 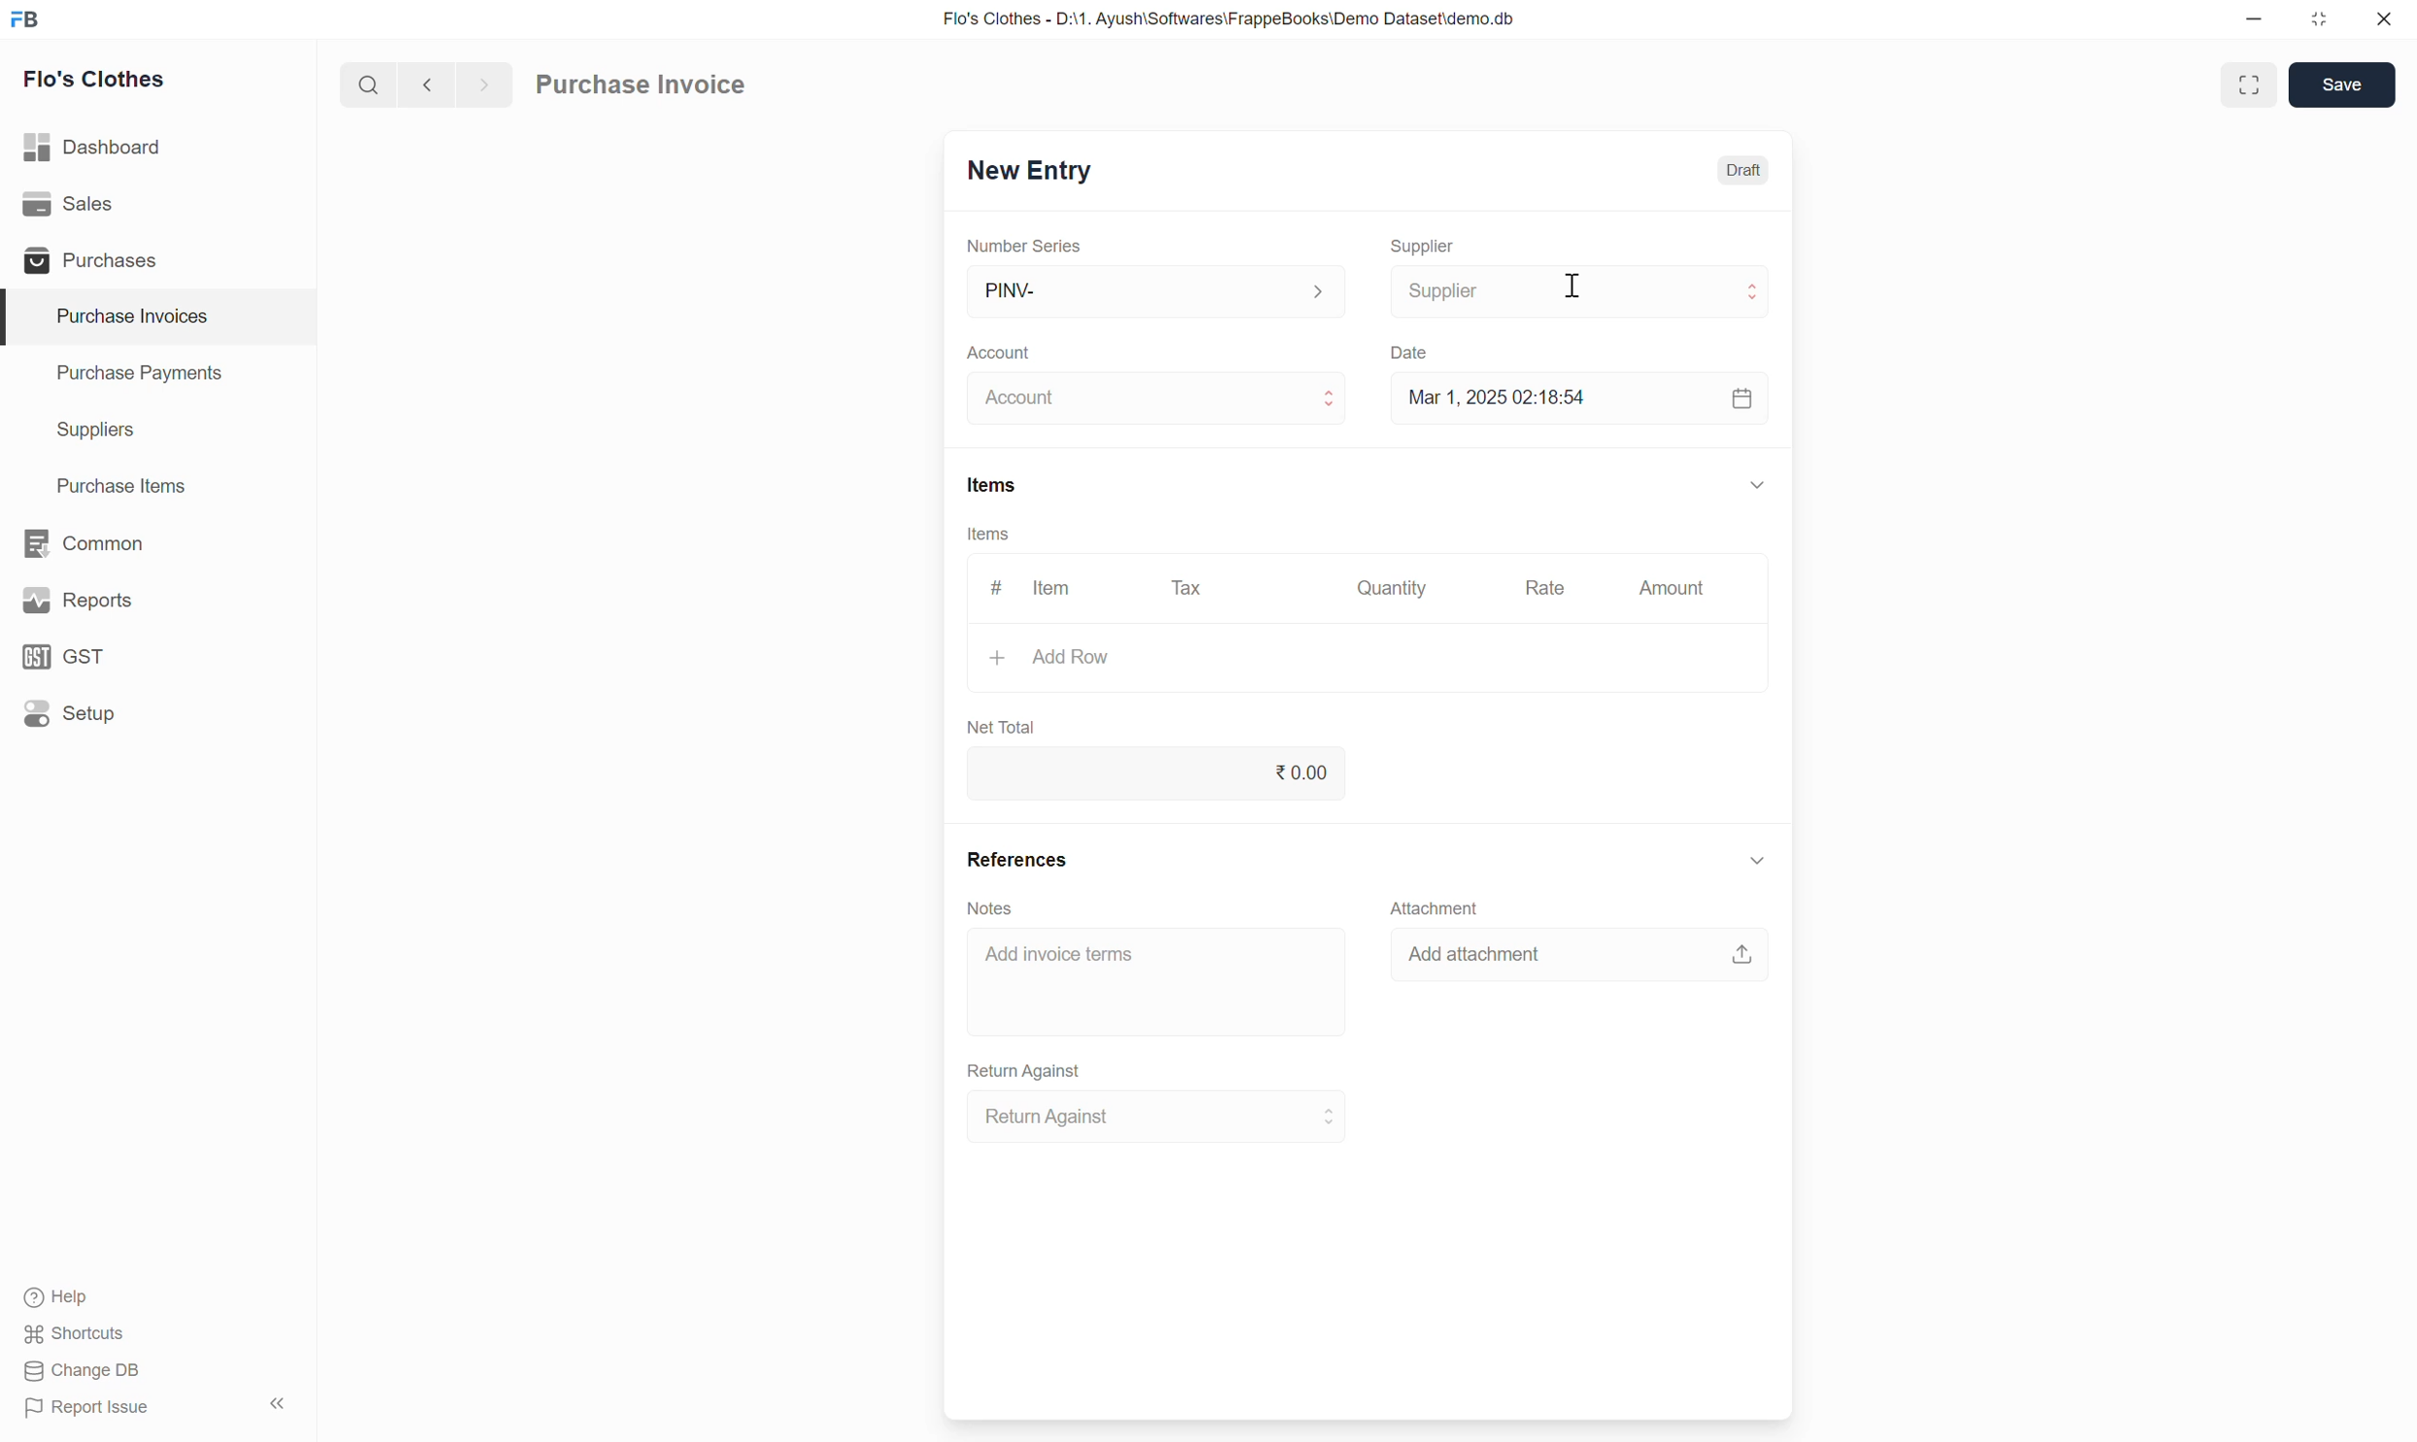 I want to click on # Item, so click(x=1033, y=588).